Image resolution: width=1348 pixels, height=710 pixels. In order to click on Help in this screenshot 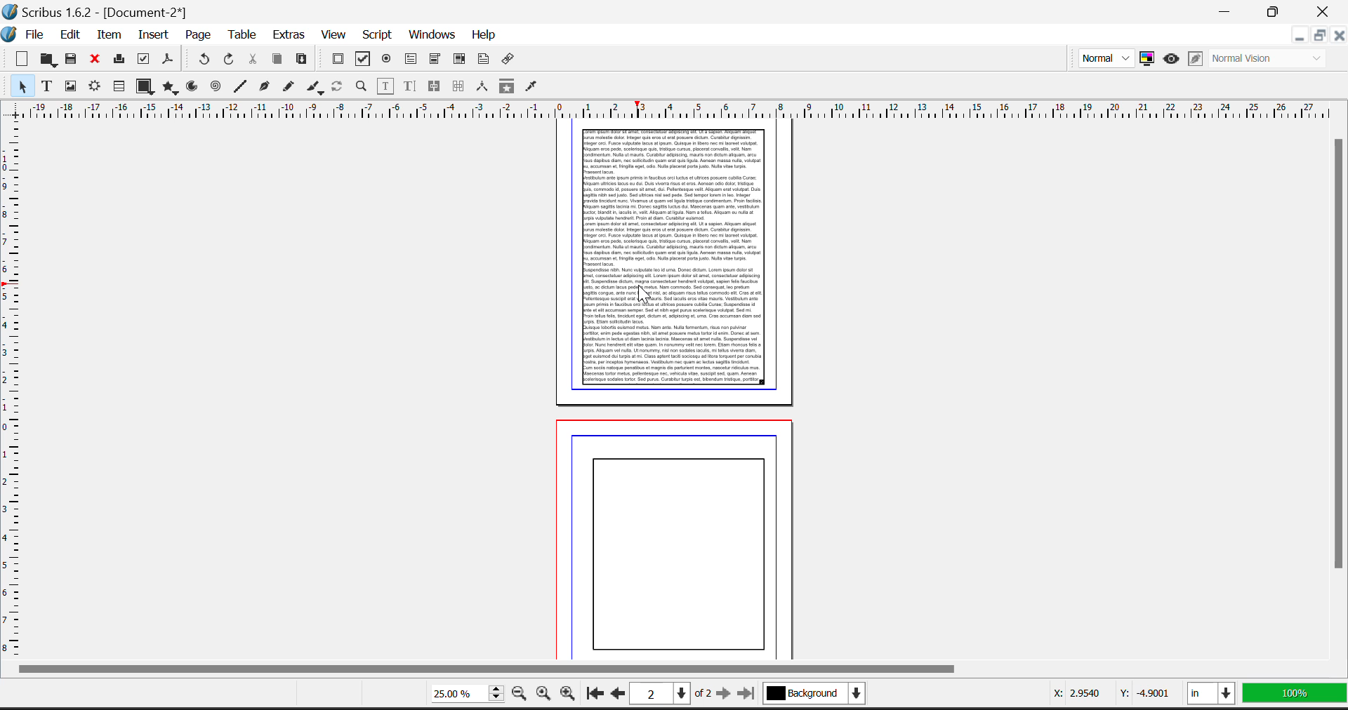, I will do `click(483, 35)`.